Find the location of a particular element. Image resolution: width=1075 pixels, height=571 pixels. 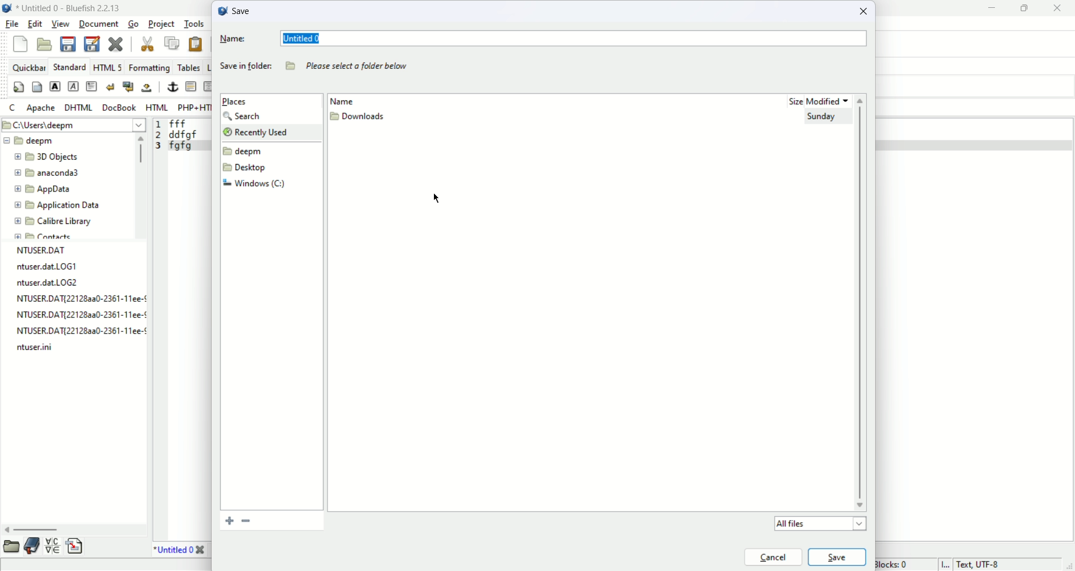

add folder to bookmark is located at coordinates (227, 521).